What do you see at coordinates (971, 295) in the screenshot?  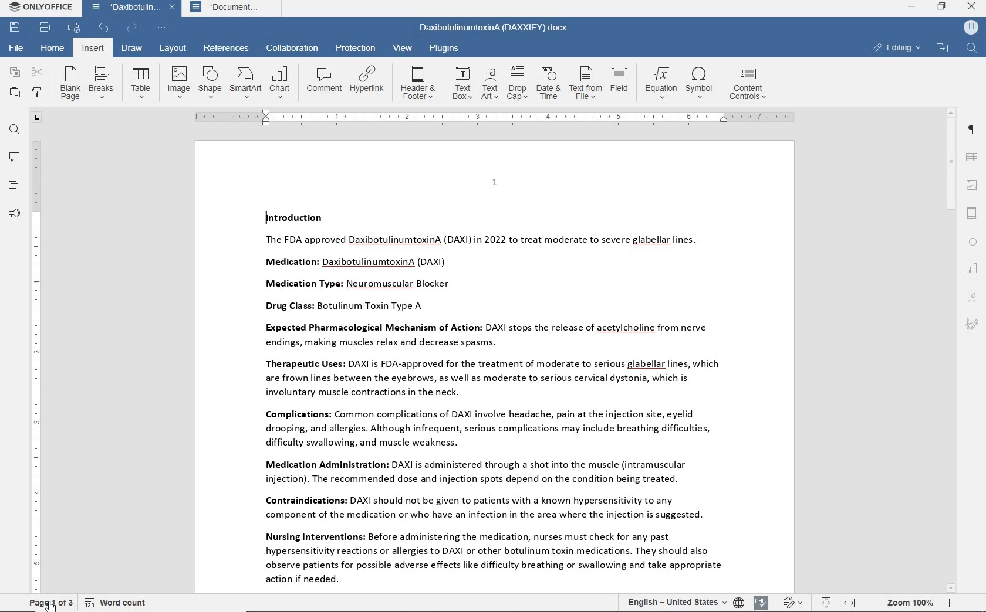 I see `textart` at bounding box center [971, 295].